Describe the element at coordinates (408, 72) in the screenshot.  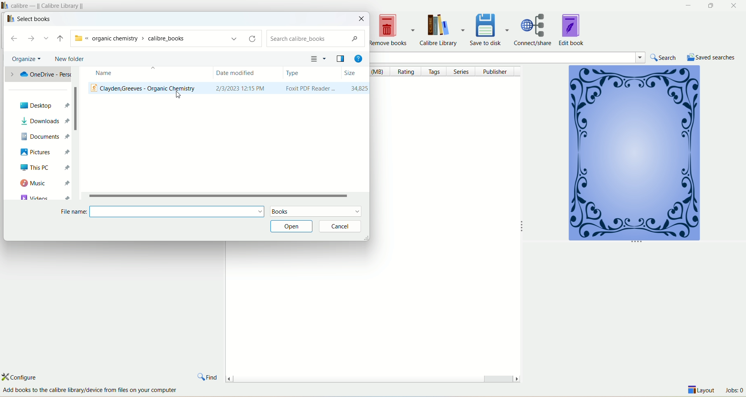
I see `rating` at that location.